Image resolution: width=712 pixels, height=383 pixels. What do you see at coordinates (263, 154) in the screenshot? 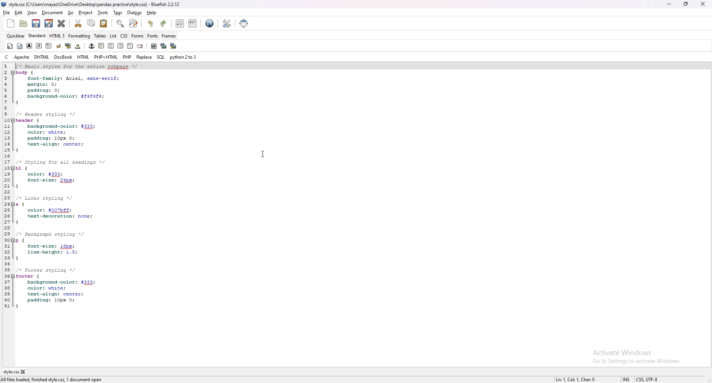
I see `cursor` at bounding box center [263, 154].